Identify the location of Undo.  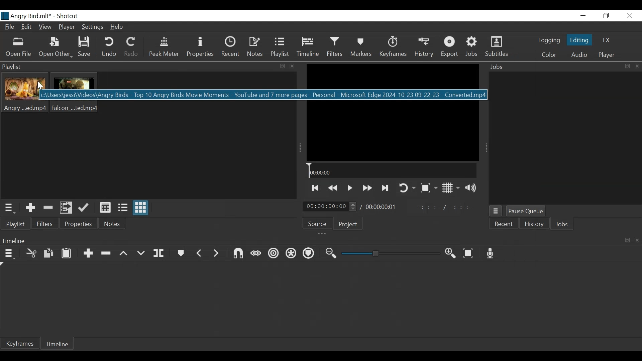
(109, 48).